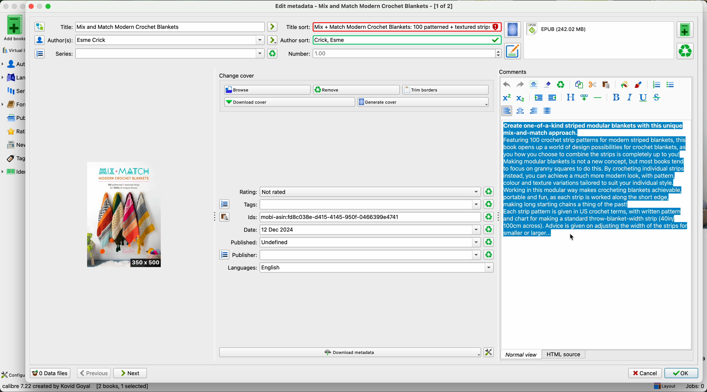  What do you see at coordinates (12, 105) in the screenshot?
I see `formats` at bounding box center [12, 105].